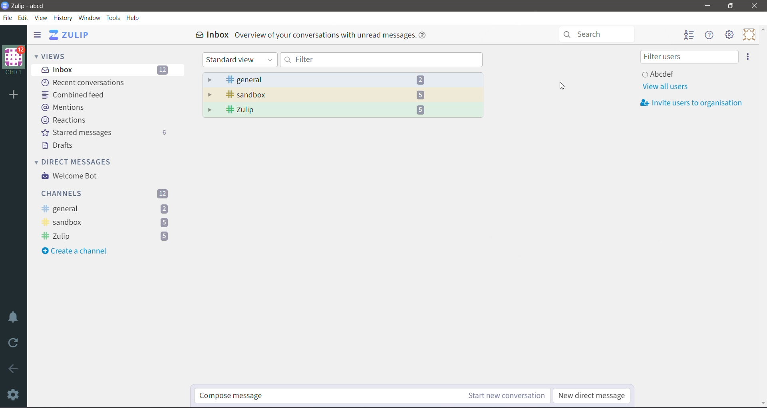  What do you see at coordinates (105, 223) in the screenshot?
I see `sandbox -unread  messages count` at bounding box center [105, 223].